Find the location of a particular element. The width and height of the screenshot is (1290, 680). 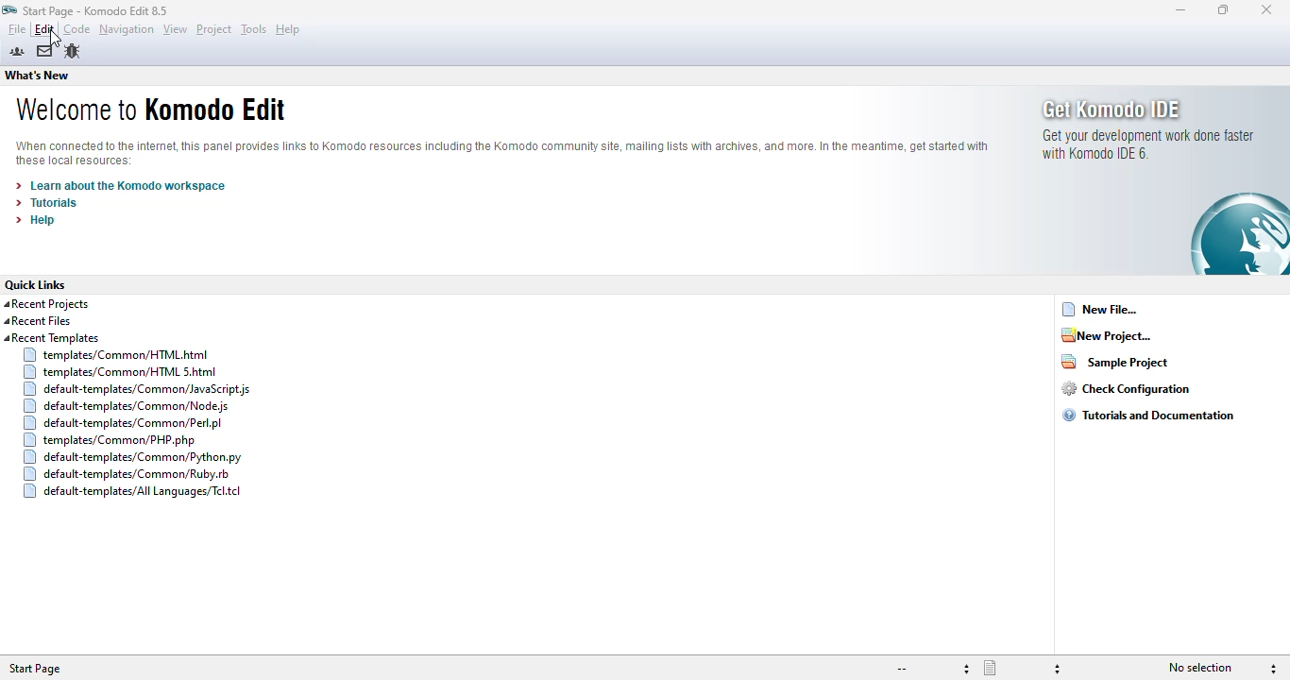

new file is located at coordinates (1100, 309).